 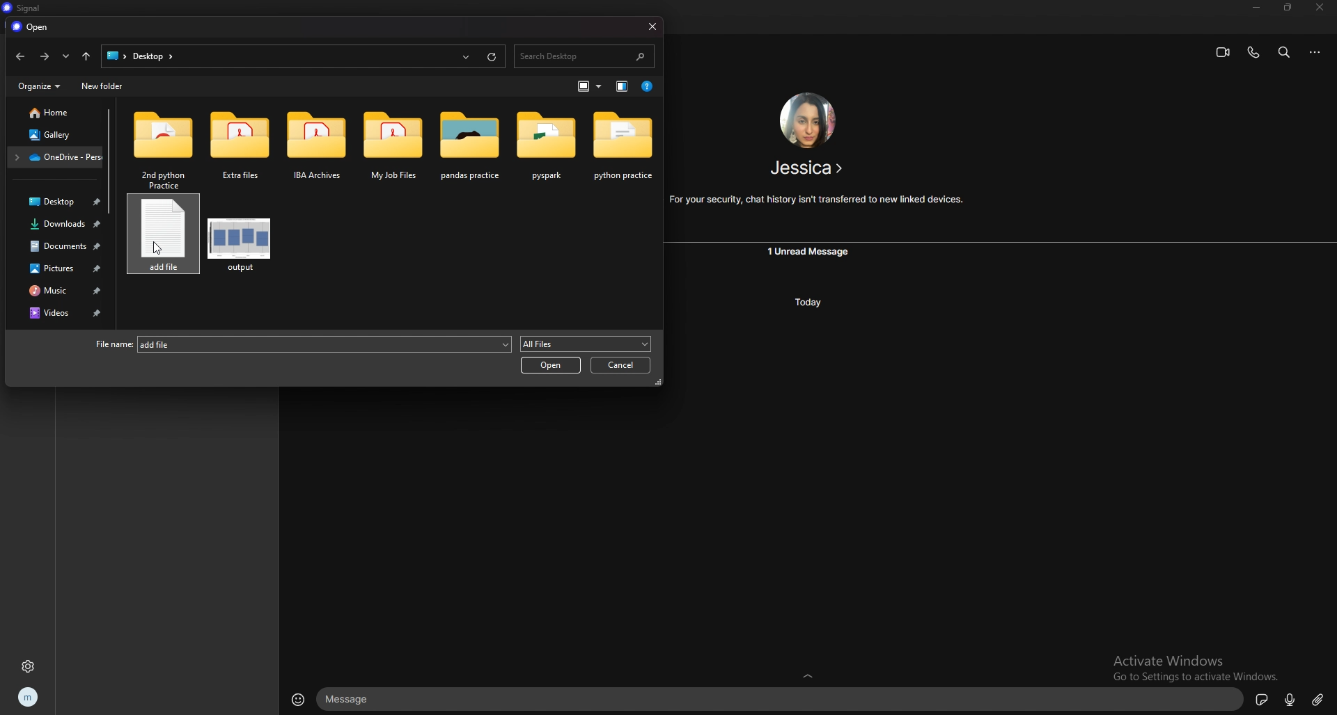 I want to click on pictures, so click(x=58, y=268).